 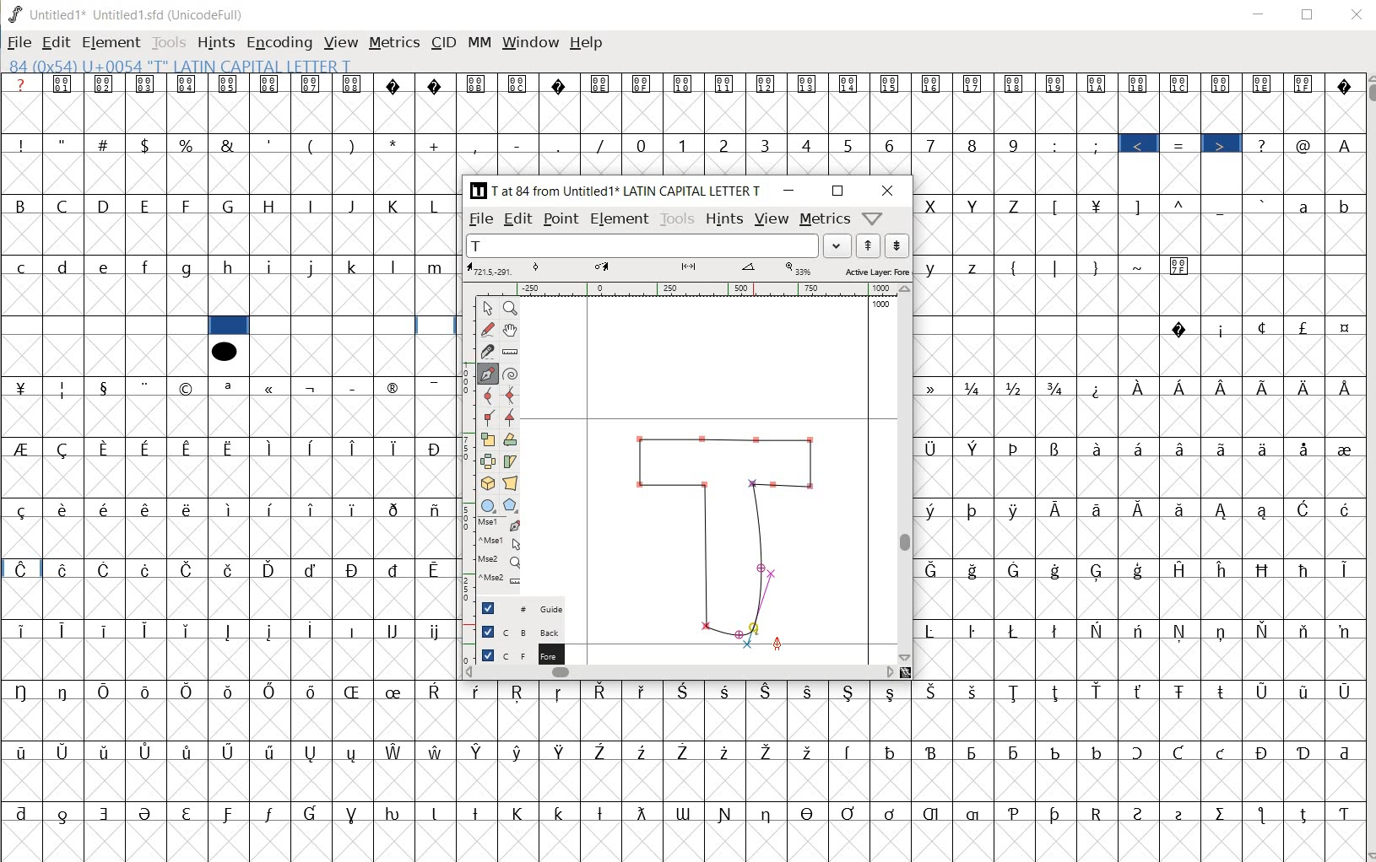 I want to click on Symbol, so click(x=65, y=690).